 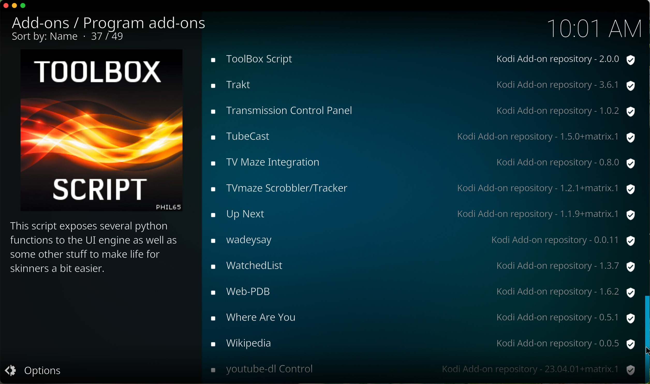 What do you see at coordinates (421, 110) in the screenshot?
I see `transmission control panel` at bounding box center [421, 110].